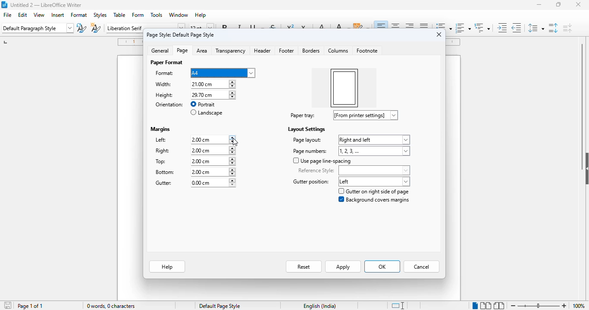  I want to click on font name, so click(125, 28).